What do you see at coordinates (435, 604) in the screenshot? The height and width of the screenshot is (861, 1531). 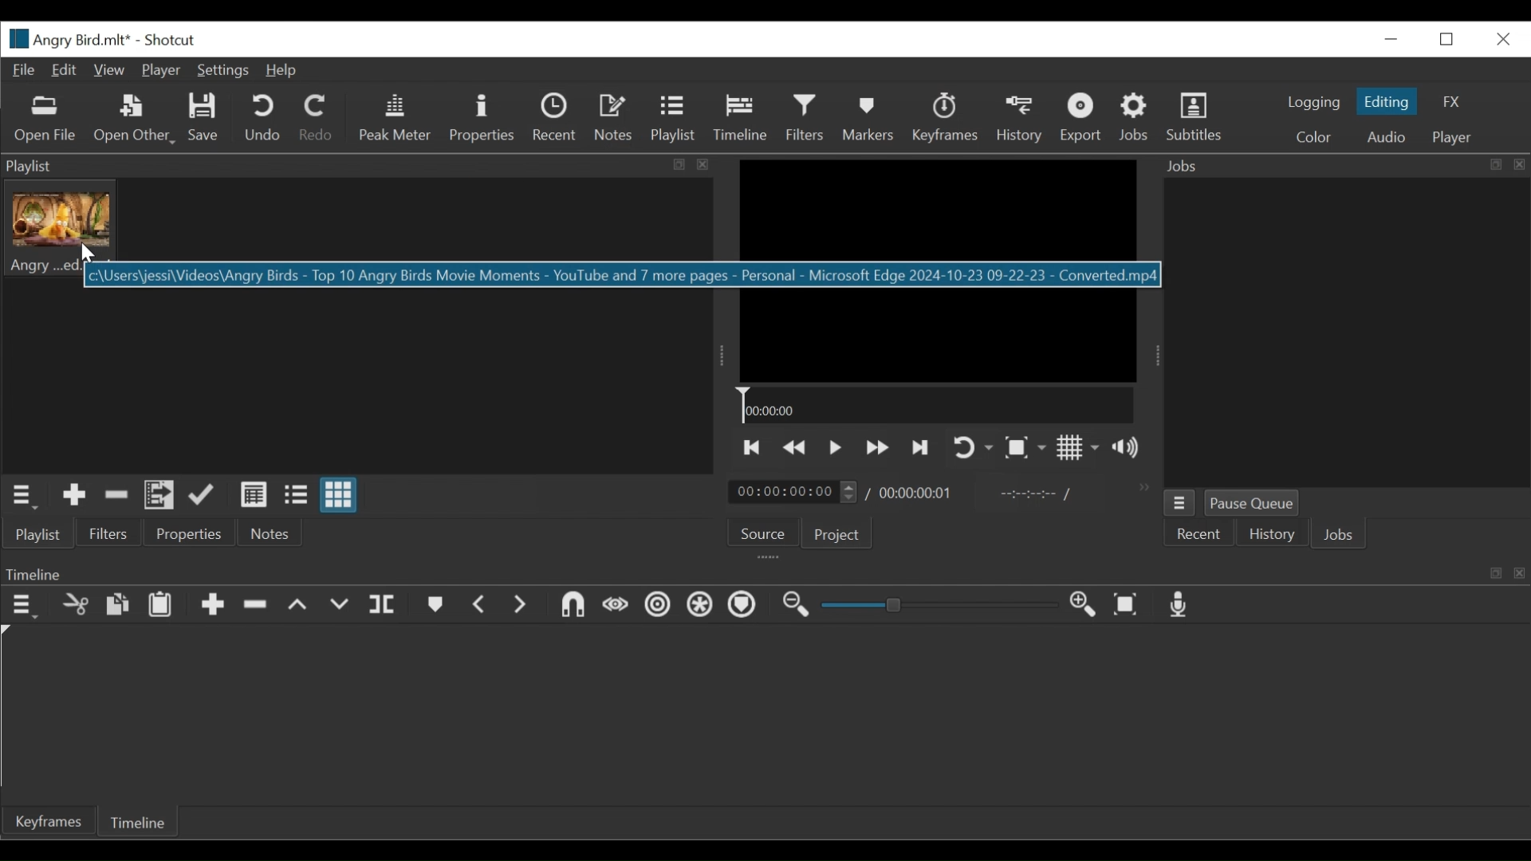 I see `Markers` at bounding box center [435, 604].